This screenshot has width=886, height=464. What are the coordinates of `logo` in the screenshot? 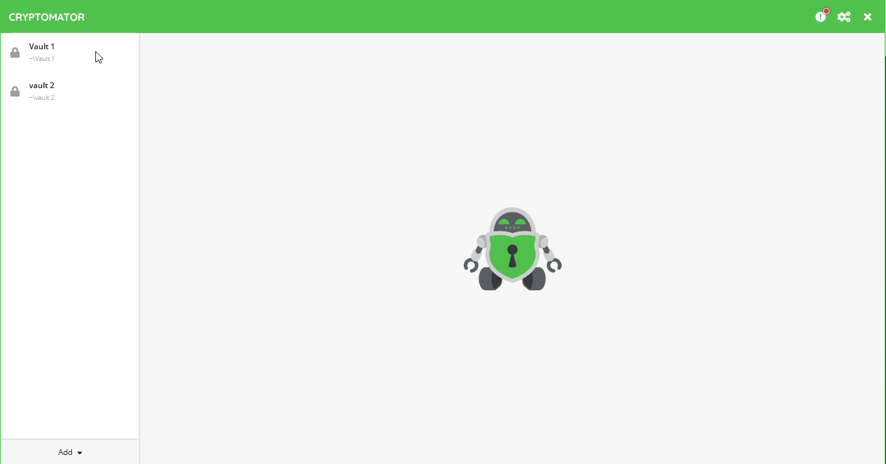 It's located at (513, 248).